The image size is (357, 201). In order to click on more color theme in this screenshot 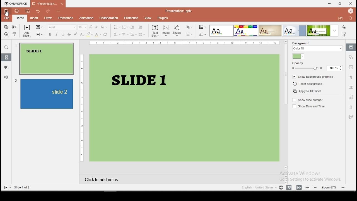, I will do `click(334, 30)`.